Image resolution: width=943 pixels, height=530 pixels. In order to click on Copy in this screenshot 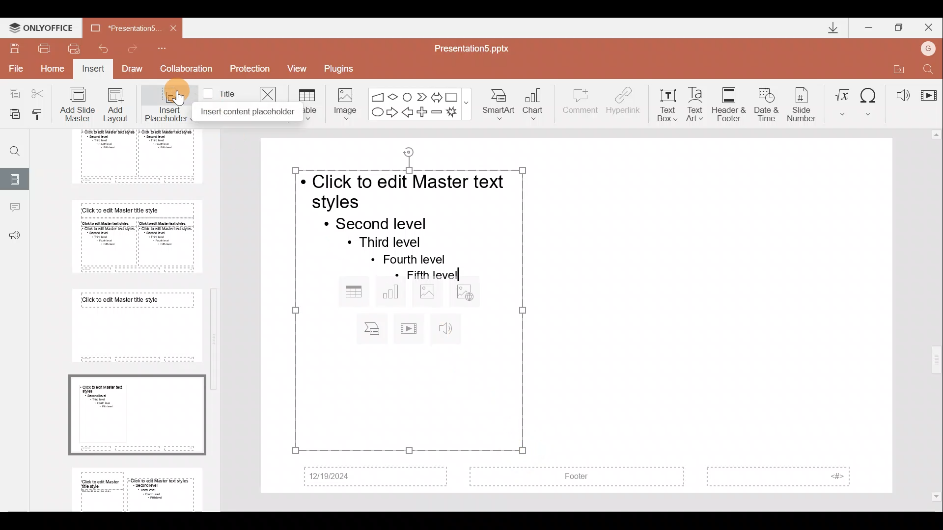, I will do `click(11, 93)`.